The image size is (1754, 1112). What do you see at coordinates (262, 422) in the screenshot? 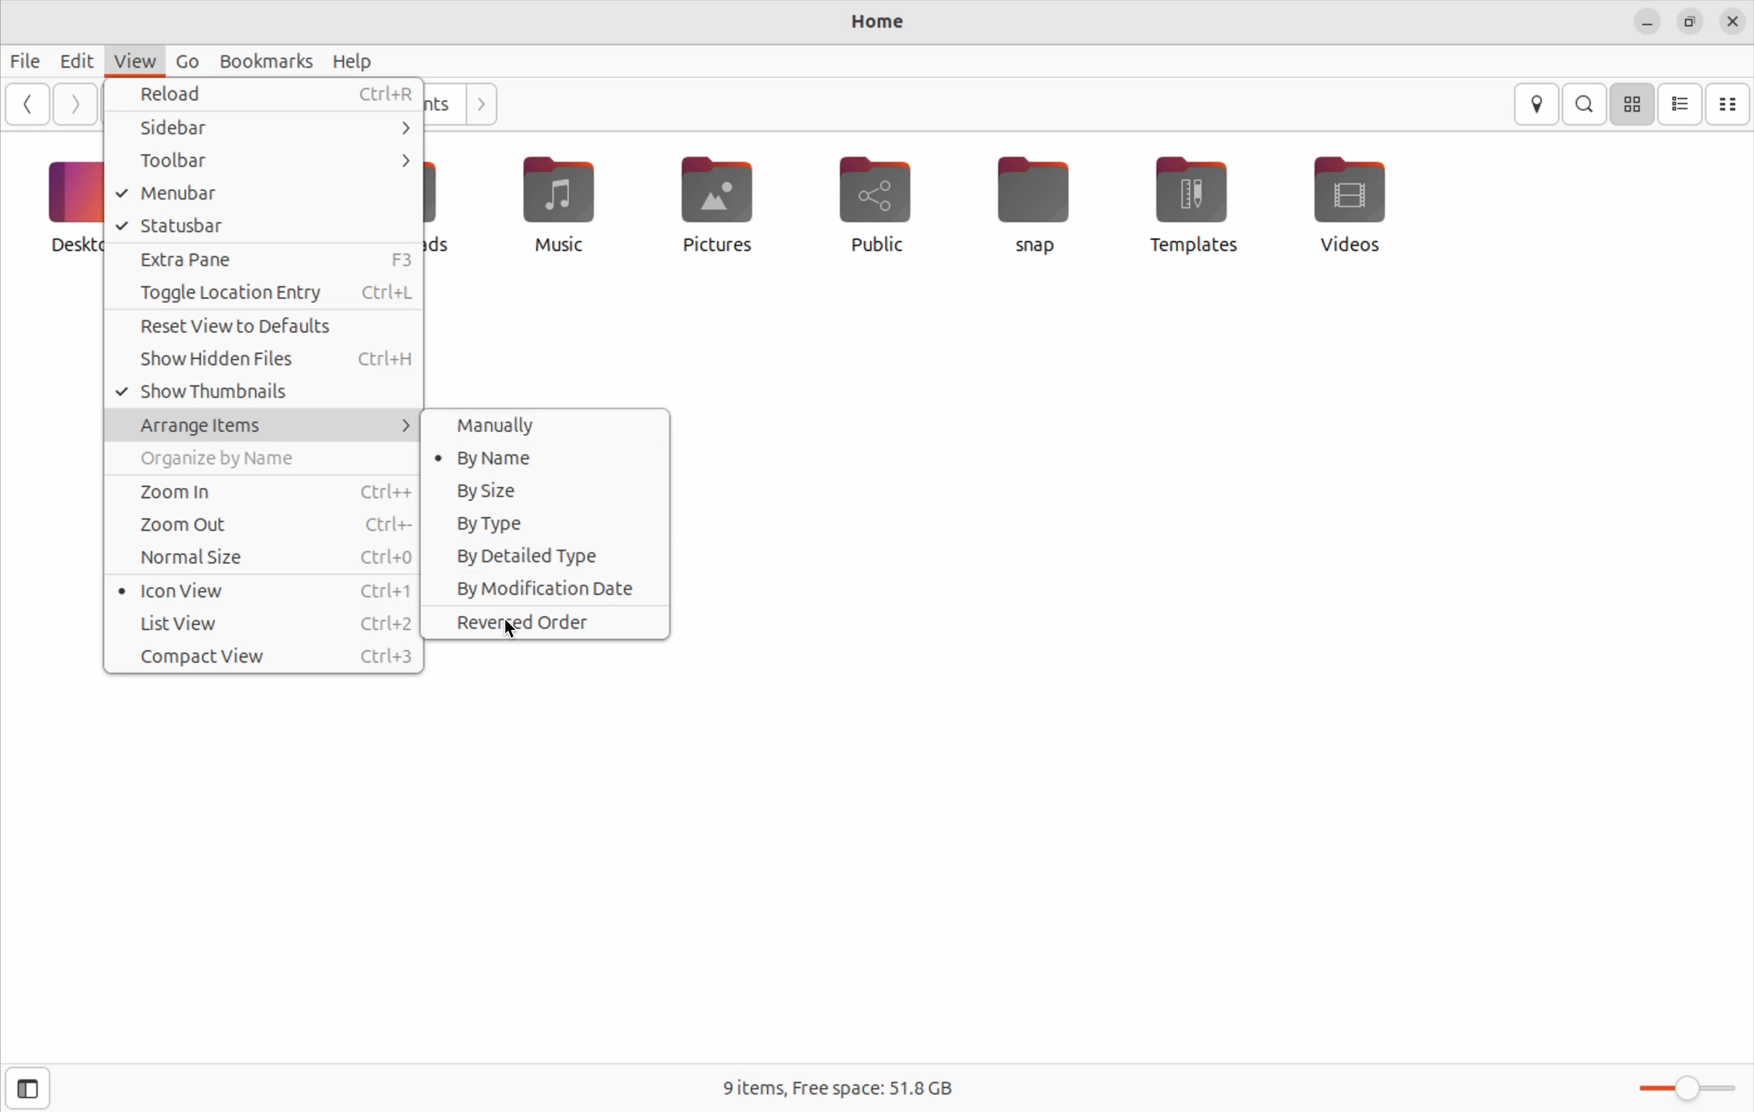
I see `arrange items` at bounding box center [262, 422].